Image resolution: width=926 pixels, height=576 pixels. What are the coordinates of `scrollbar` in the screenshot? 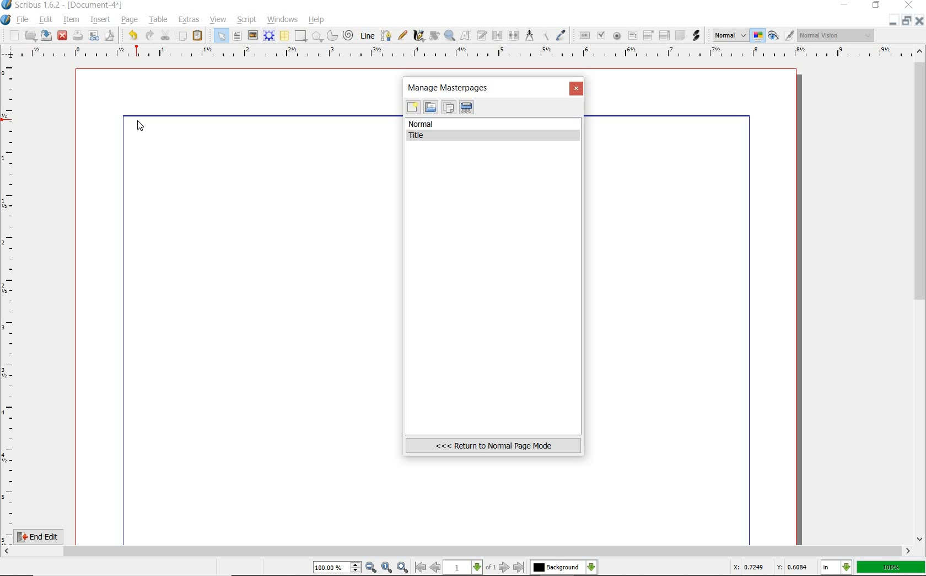 It's located at (920, 294).